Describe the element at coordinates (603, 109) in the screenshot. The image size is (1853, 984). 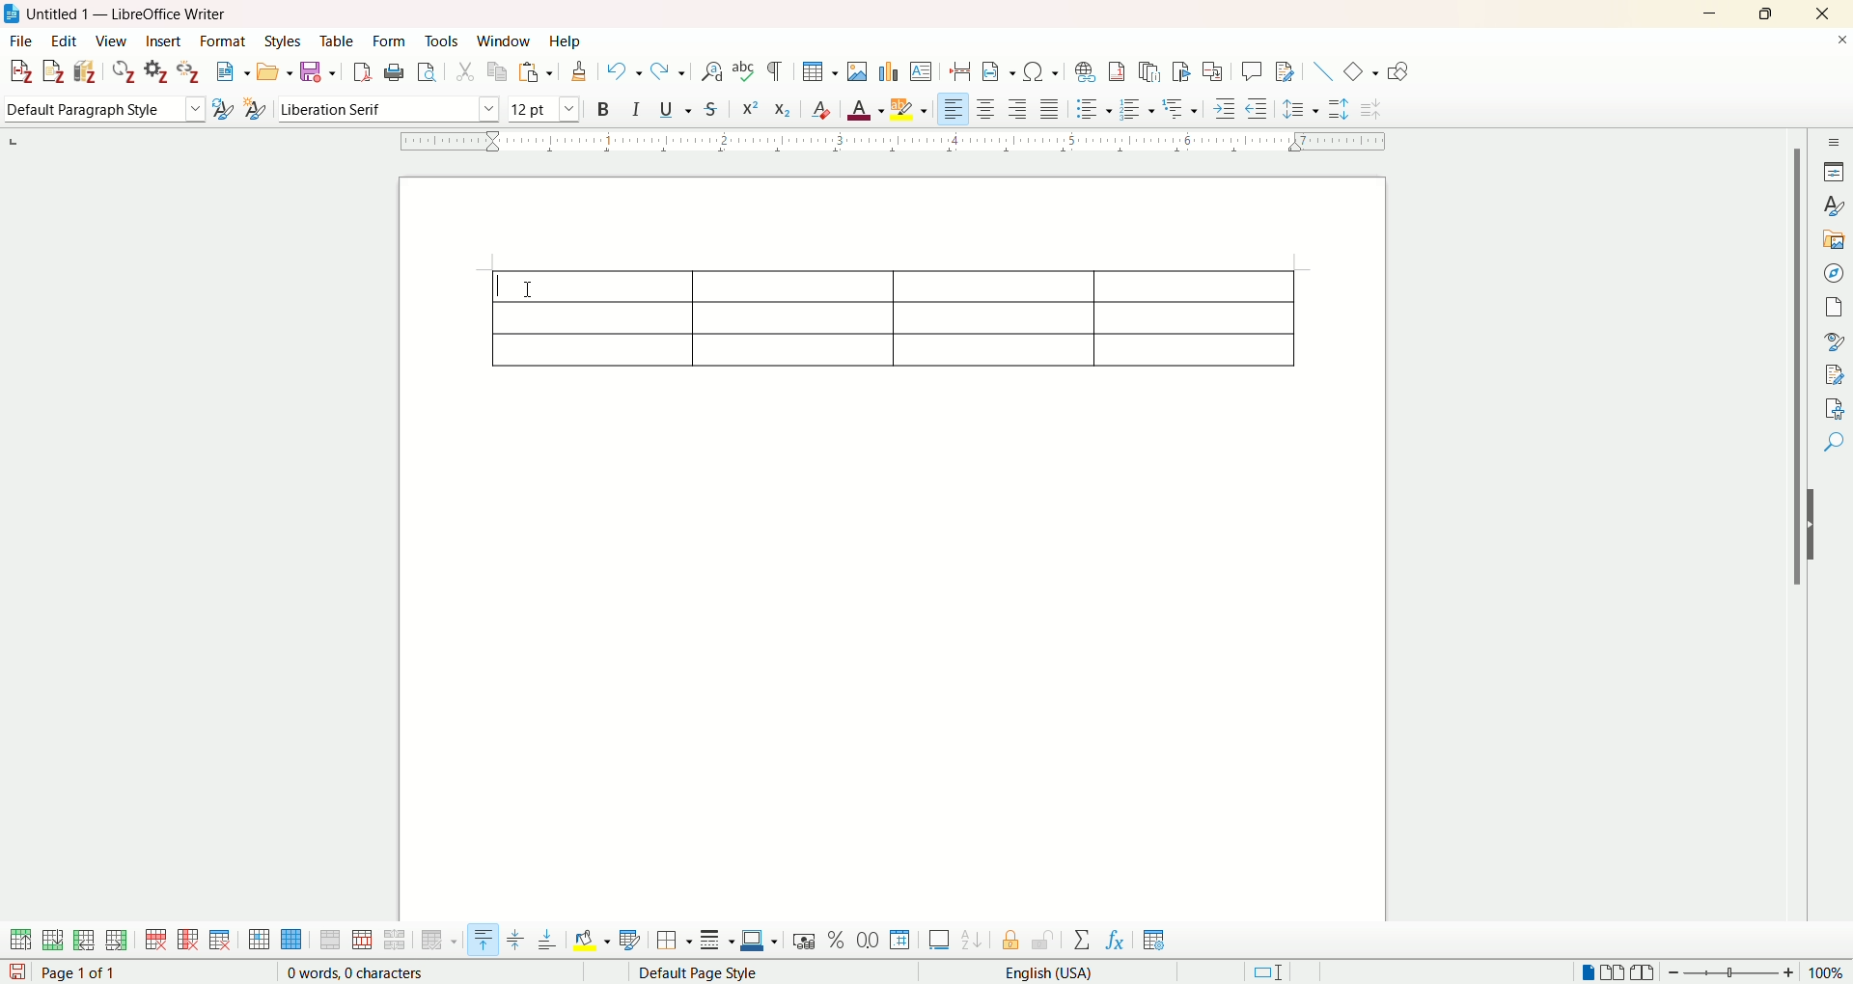
I see `bold` at that location.